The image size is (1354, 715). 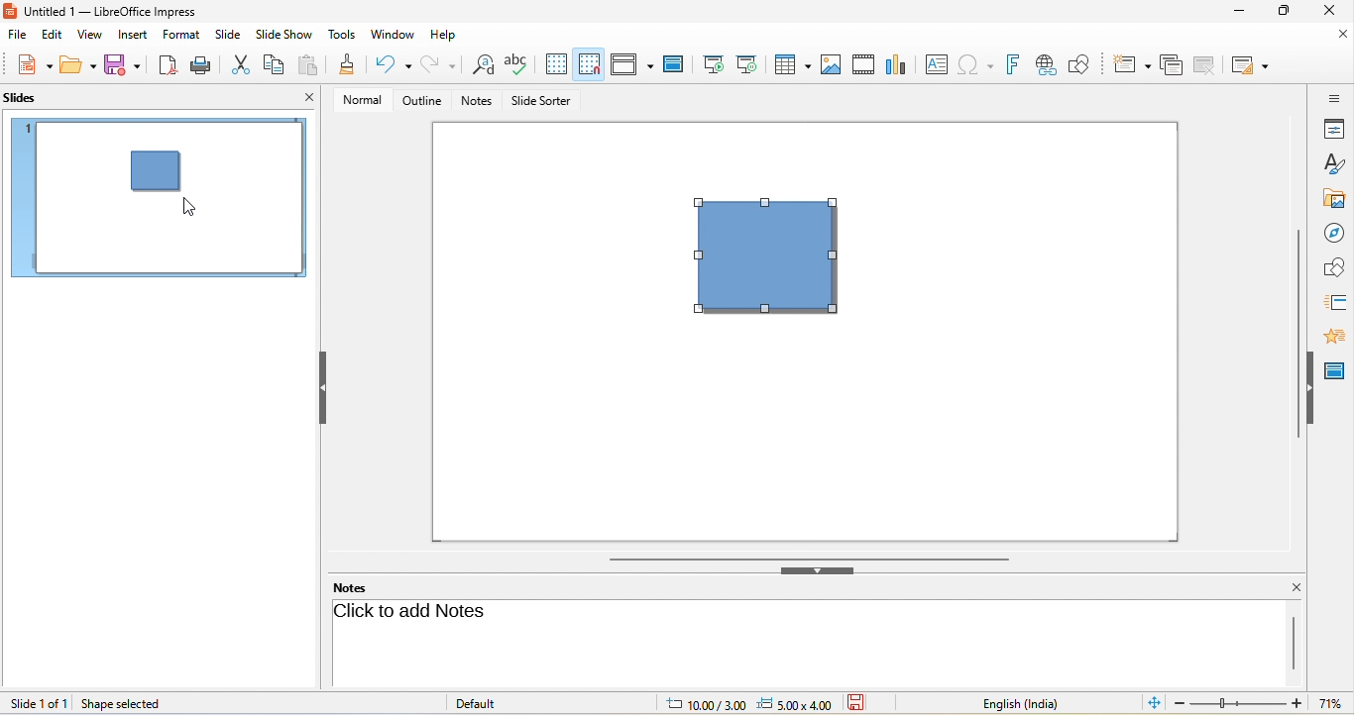 What do you see at coordinates (1132, 65) in the screenshot?
I see `new slide` at bounding box center [1132, 65].